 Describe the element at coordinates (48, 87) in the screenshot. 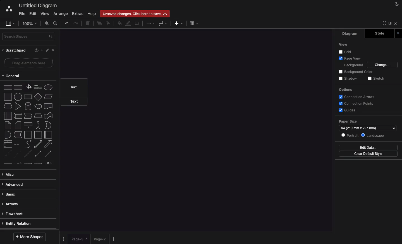

I see `Ellipse` at that location.